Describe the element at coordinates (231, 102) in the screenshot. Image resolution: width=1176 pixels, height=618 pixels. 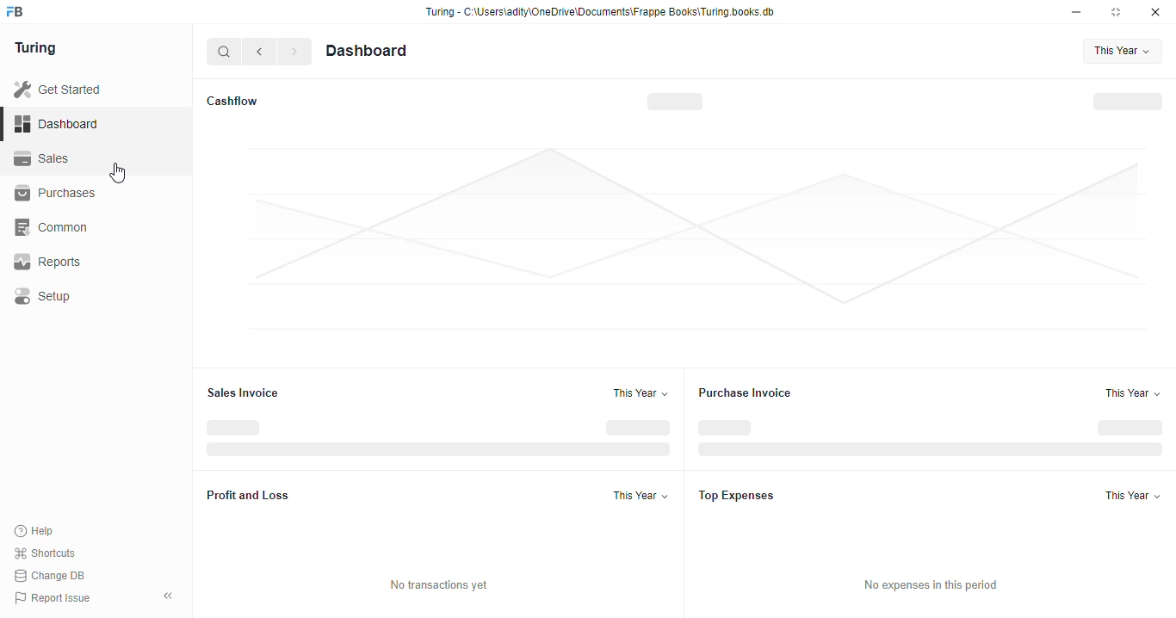
I see `Cashflow` at that location.